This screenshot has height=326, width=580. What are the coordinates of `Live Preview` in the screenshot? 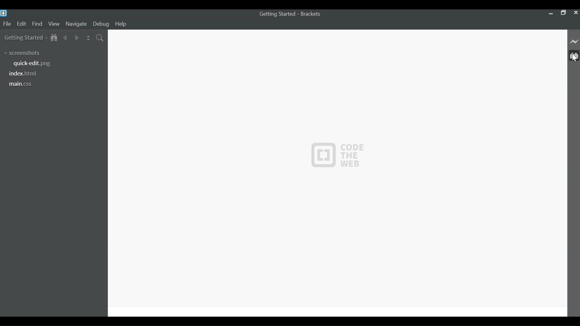 It's located at (575, 41).